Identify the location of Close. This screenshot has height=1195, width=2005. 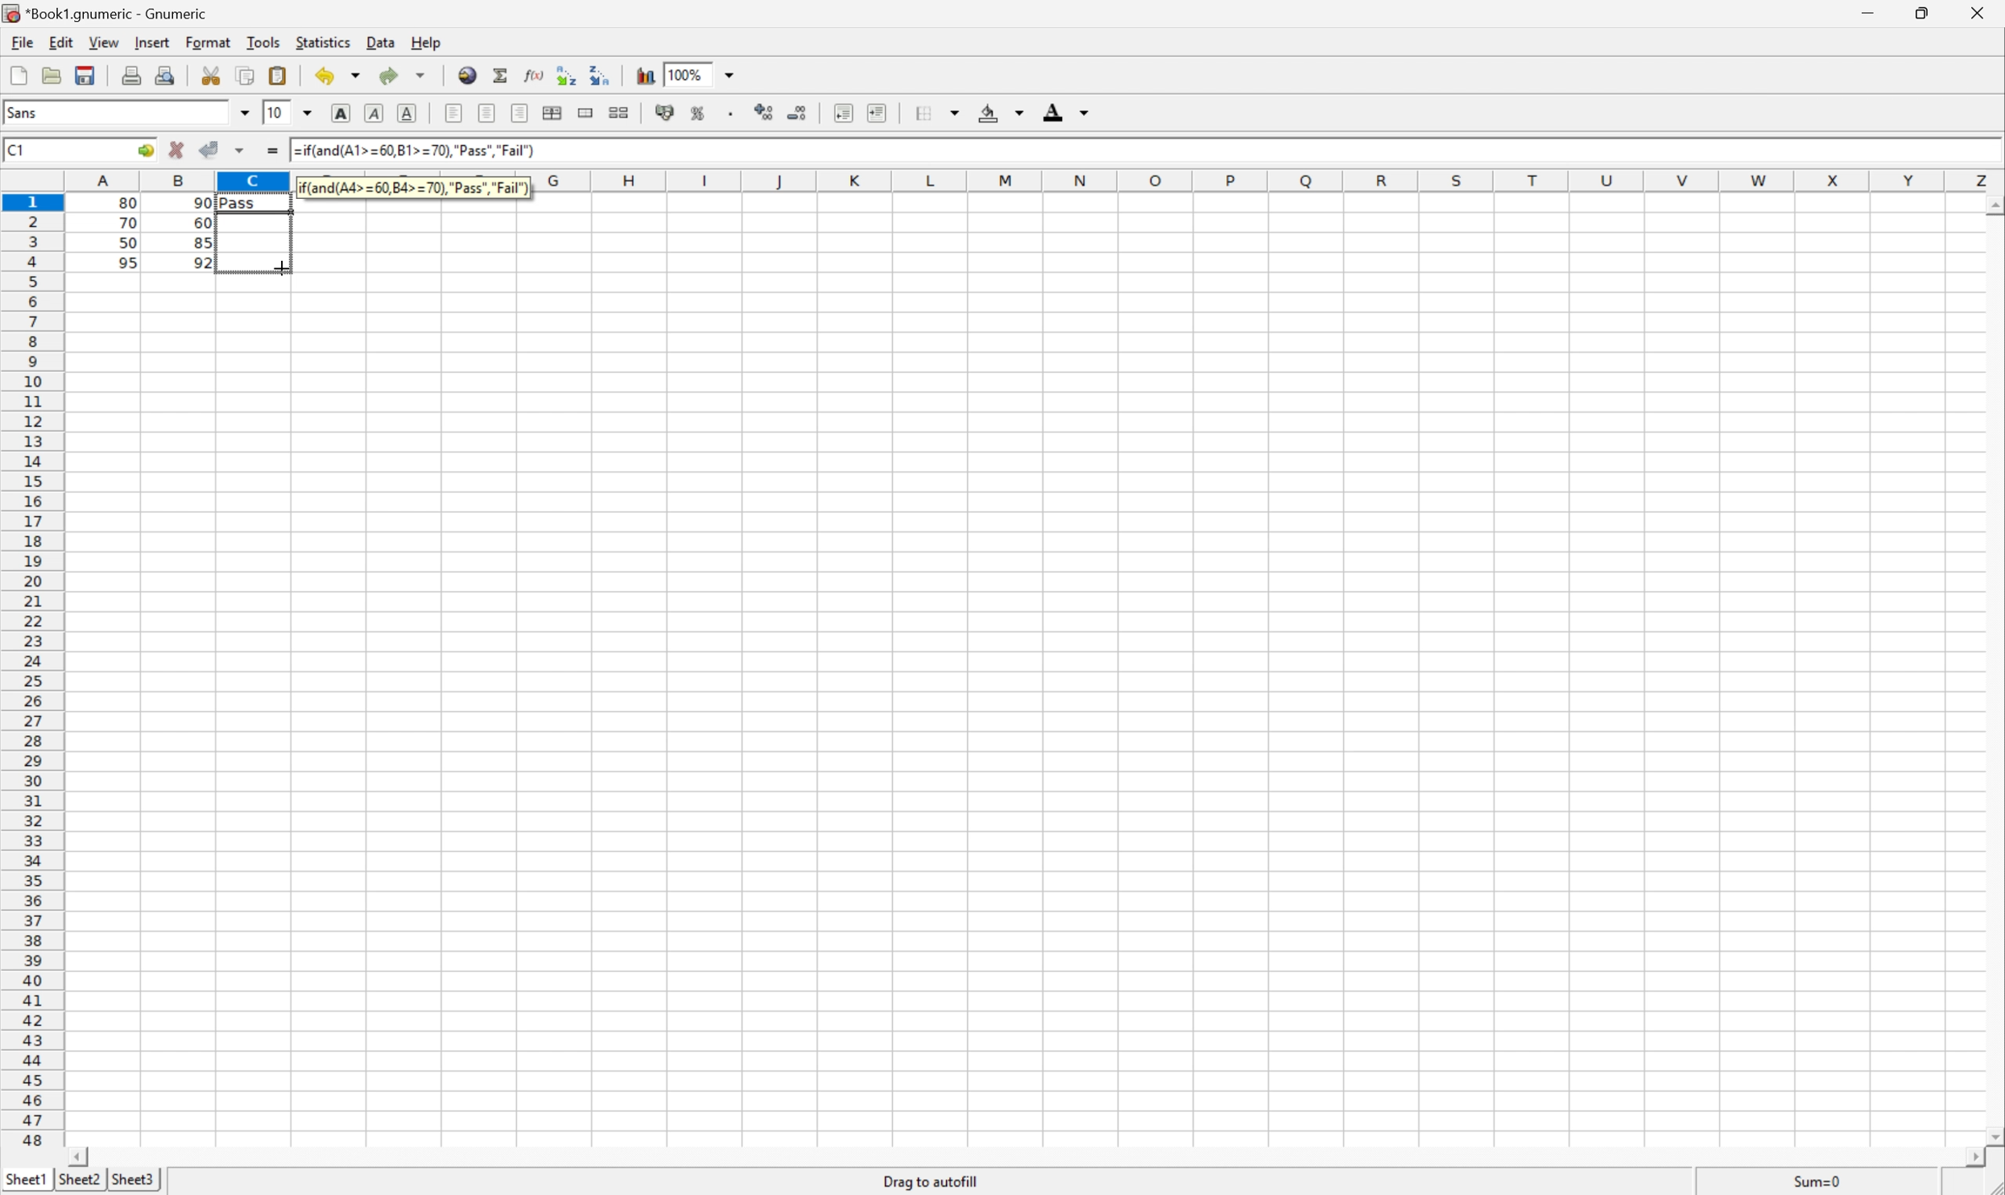
(1980, 11).